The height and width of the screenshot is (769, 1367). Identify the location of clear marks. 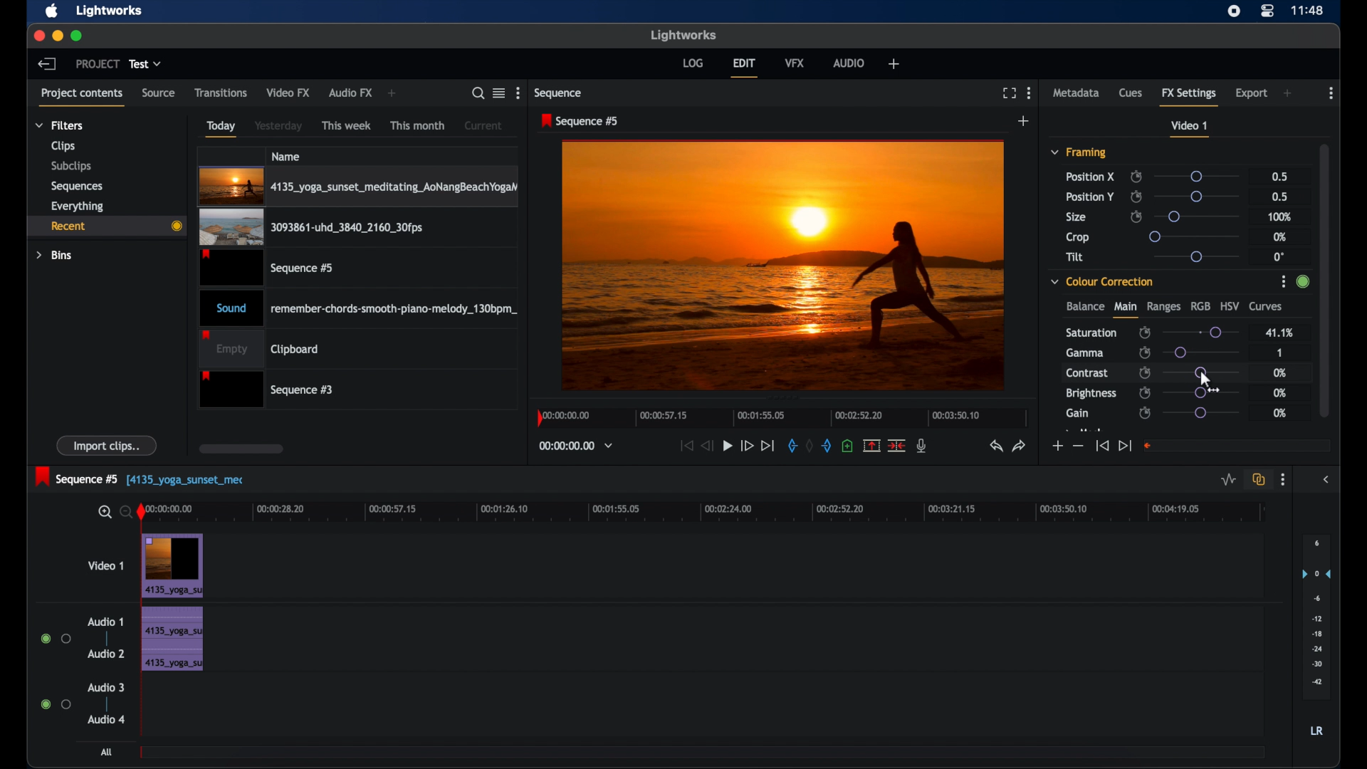
(810, 446).